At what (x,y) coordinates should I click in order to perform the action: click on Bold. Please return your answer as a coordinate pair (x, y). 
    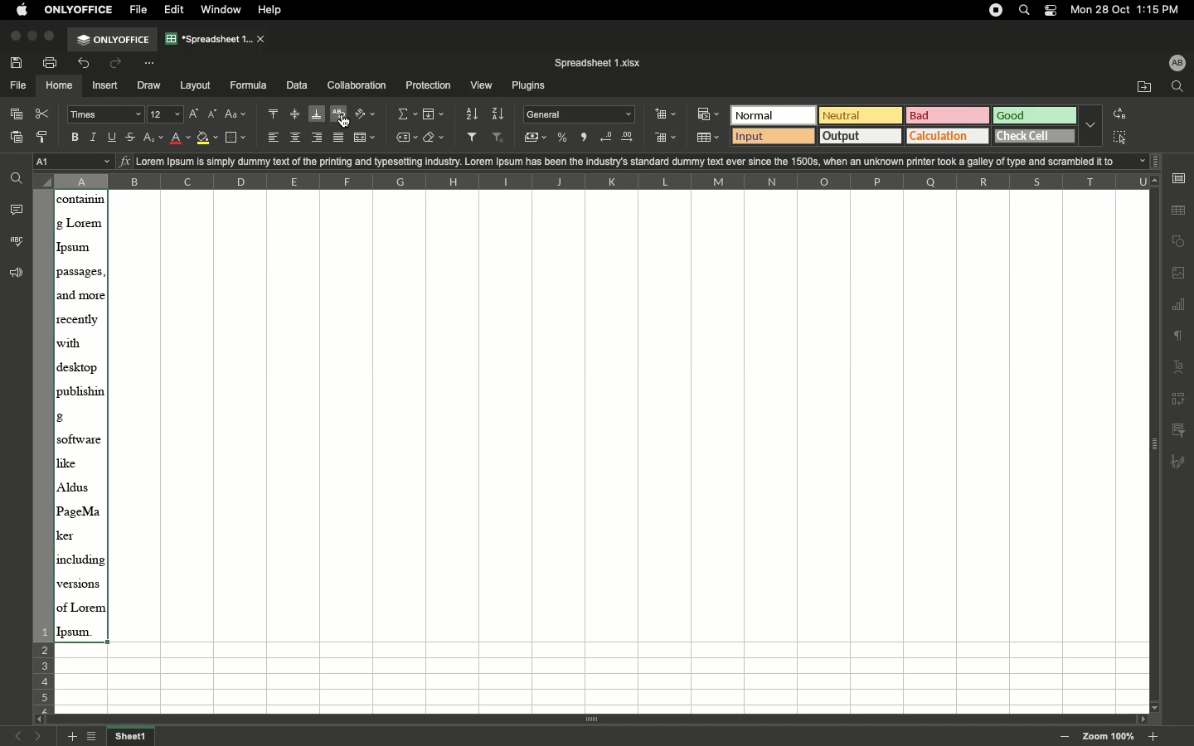
    Looking at the image, I should click on (76, 138).